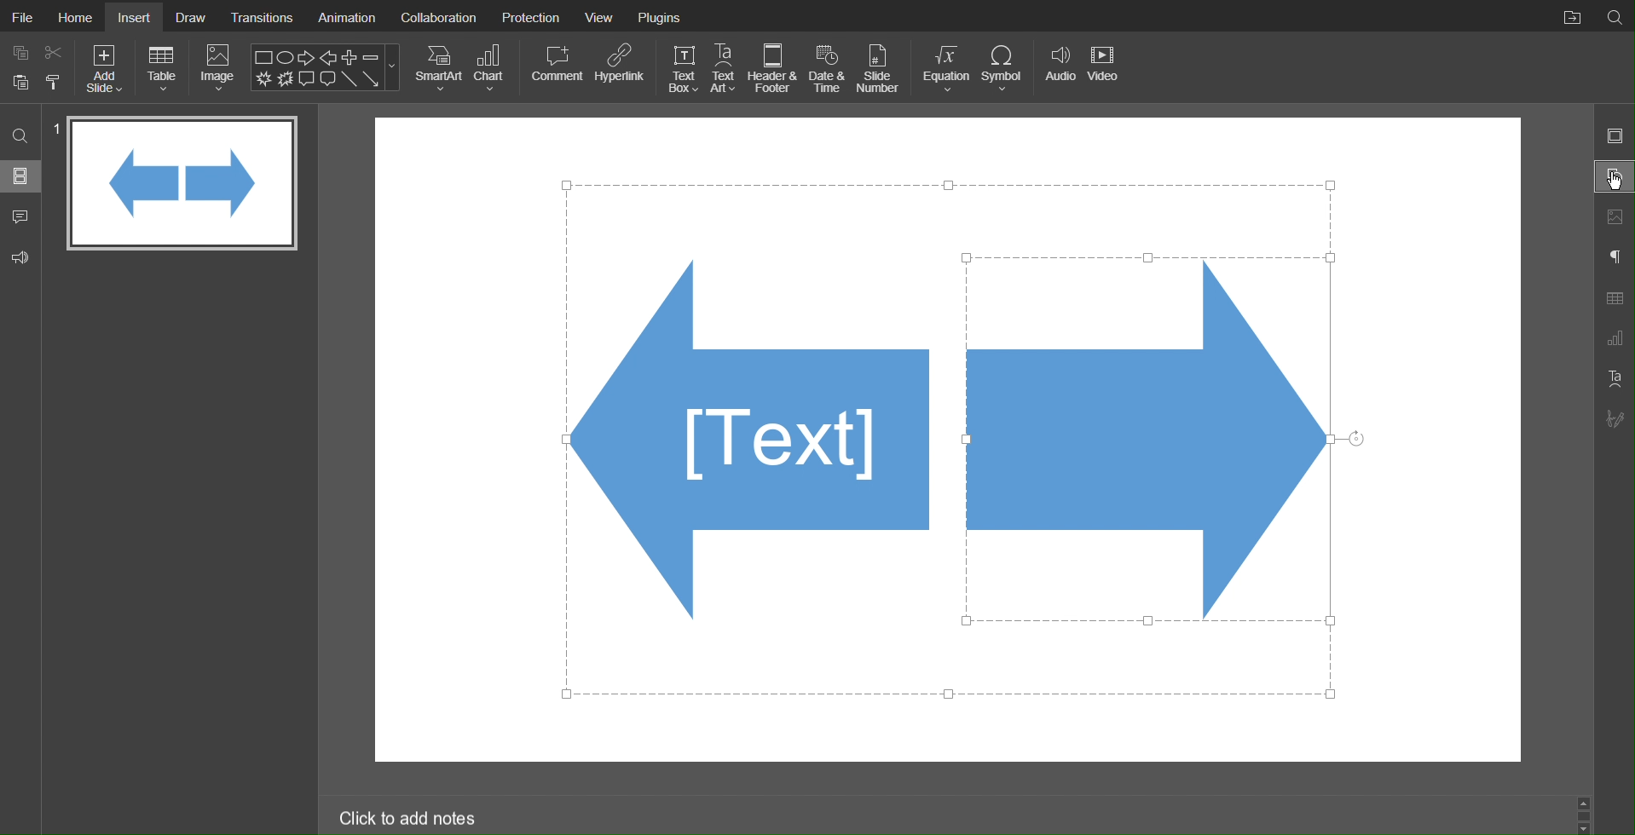 The width and height of the screenshot is (1635, 835). What do you see at coordinates (20, 216) in the screenshot?
I see `Comments` at bounding box center [20, 216].